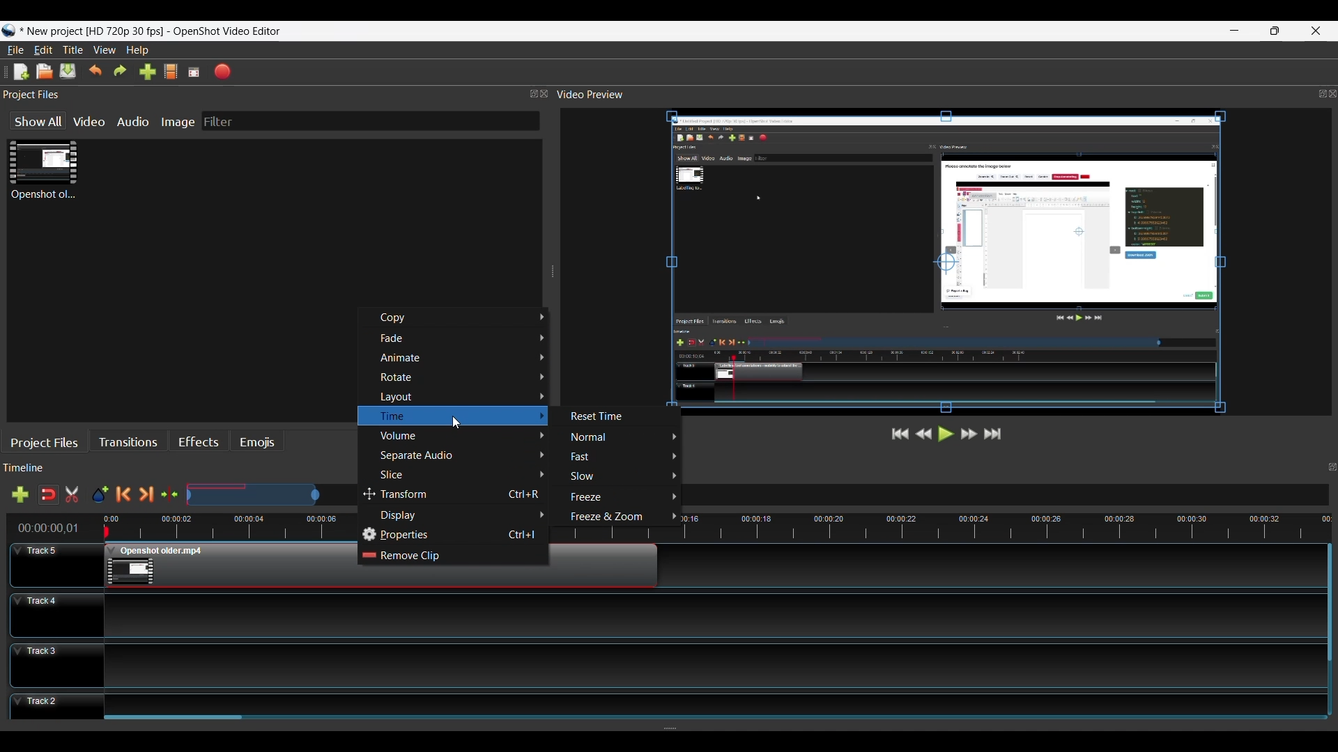 The image size is (1338, 752). Describe the element at coordinates (451, 416) in the screenshot. I see `Time` at that location.